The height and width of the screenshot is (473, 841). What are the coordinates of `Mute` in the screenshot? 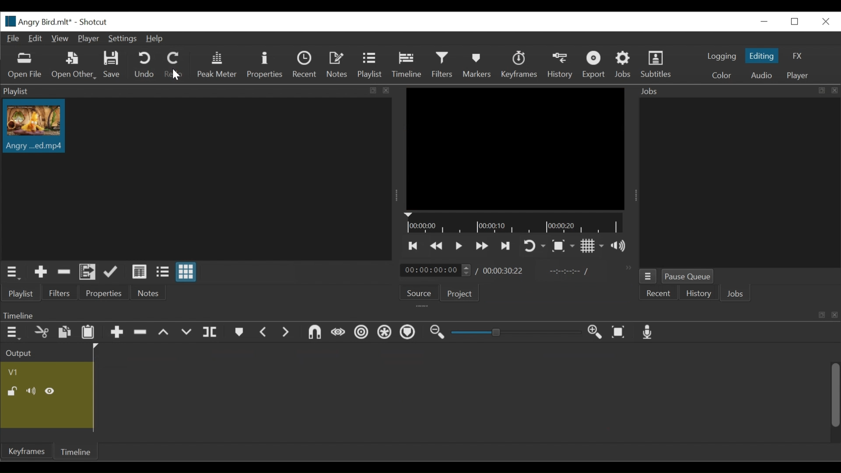 It's located at (32, 391).